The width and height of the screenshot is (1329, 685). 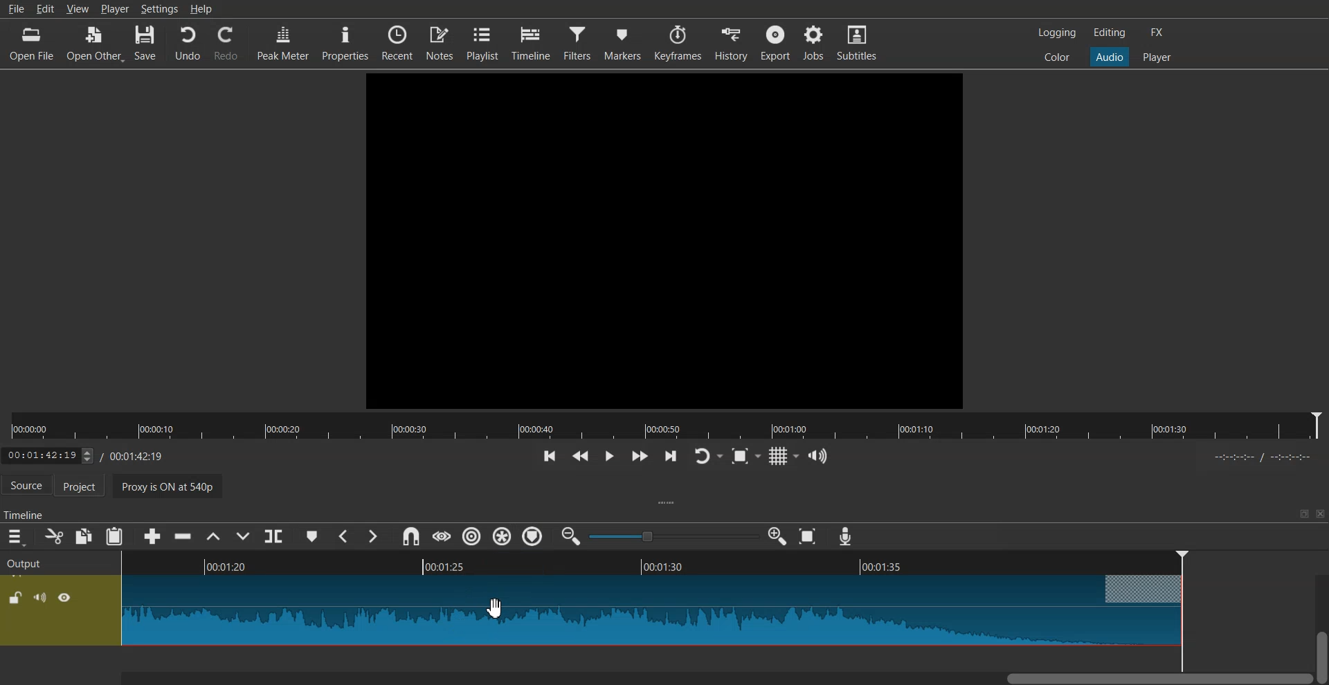 What do you see at coordinates (187, 44) in the screenshot?
I see `Undo` at bounding box center [187, 44].